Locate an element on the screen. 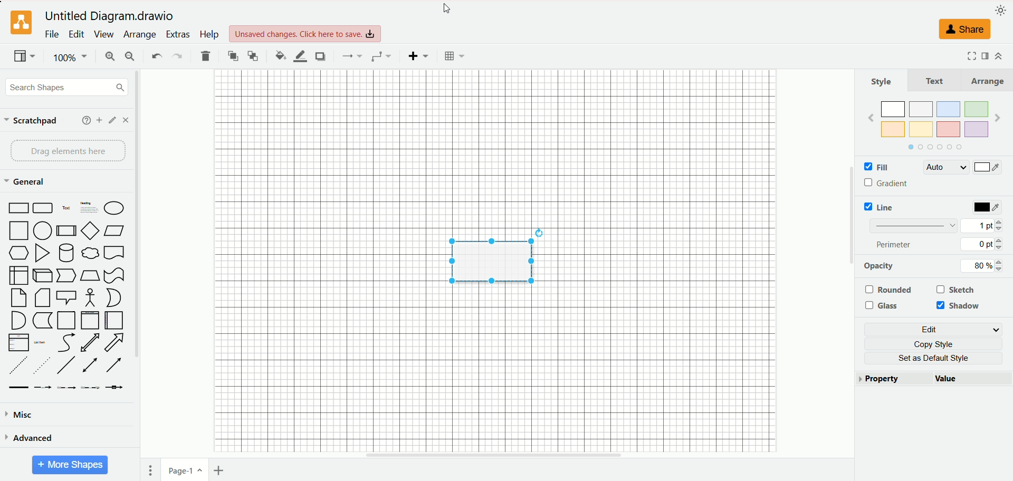 The image size is (1013, 481). auto is located at coordinates (945, 167).